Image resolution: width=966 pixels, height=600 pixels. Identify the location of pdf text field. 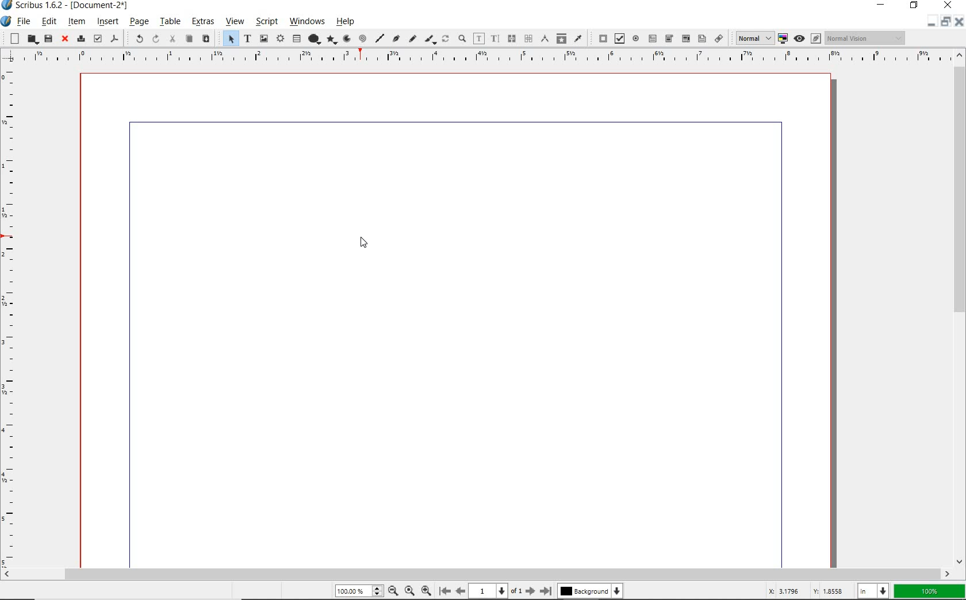
(654, 38).